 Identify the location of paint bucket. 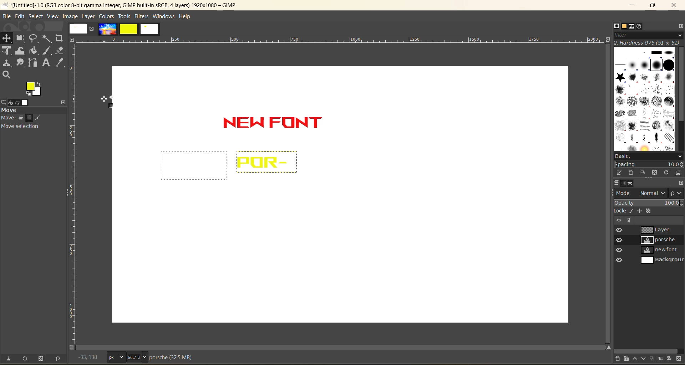
(34, 50).